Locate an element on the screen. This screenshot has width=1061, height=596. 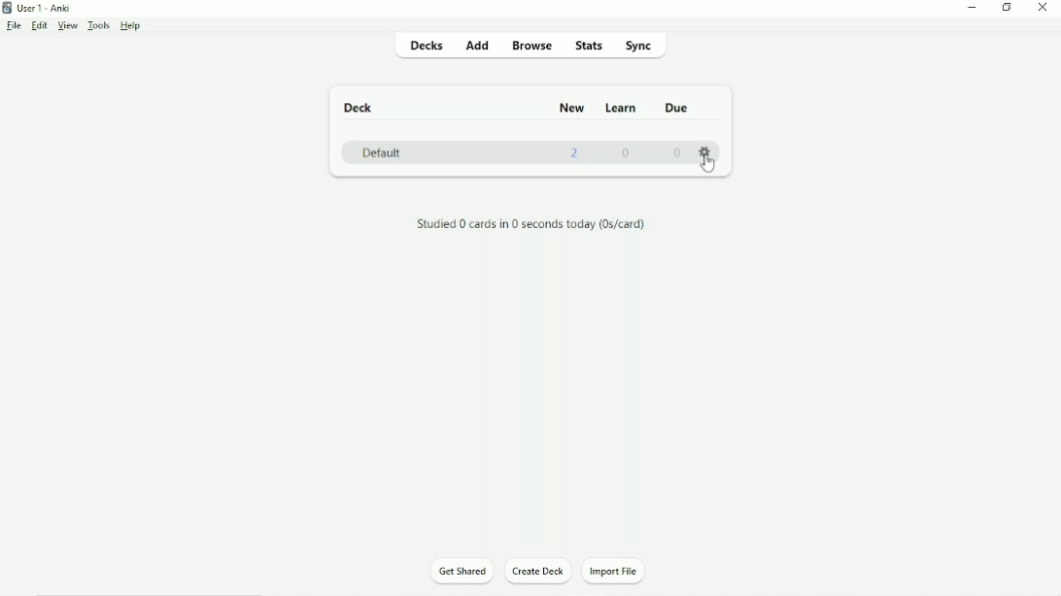
Create Deck is located at coordinates (539, 572).